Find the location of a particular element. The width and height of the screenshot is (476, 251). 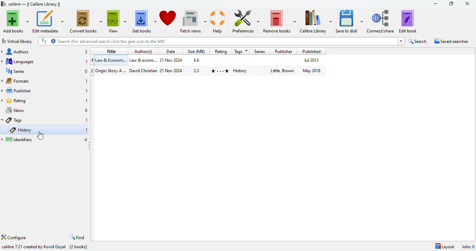

Tags is located at coordinates (13, 120).